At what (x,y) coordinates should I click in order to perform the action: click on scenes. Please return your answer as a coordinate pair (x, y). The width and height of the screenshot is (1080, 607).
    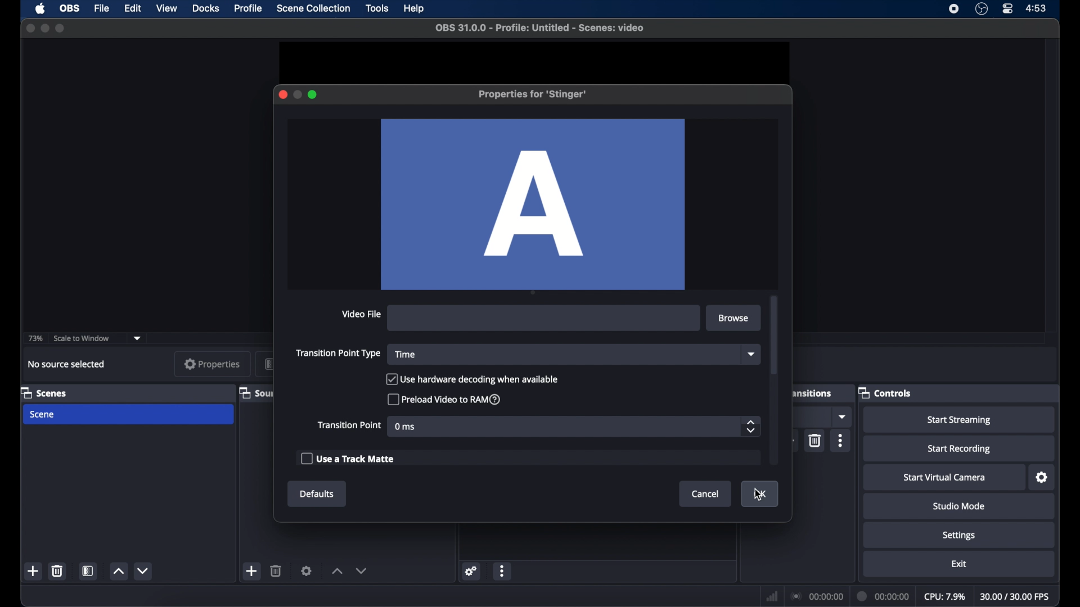
    Looking at the image, I should click on (44, 392).